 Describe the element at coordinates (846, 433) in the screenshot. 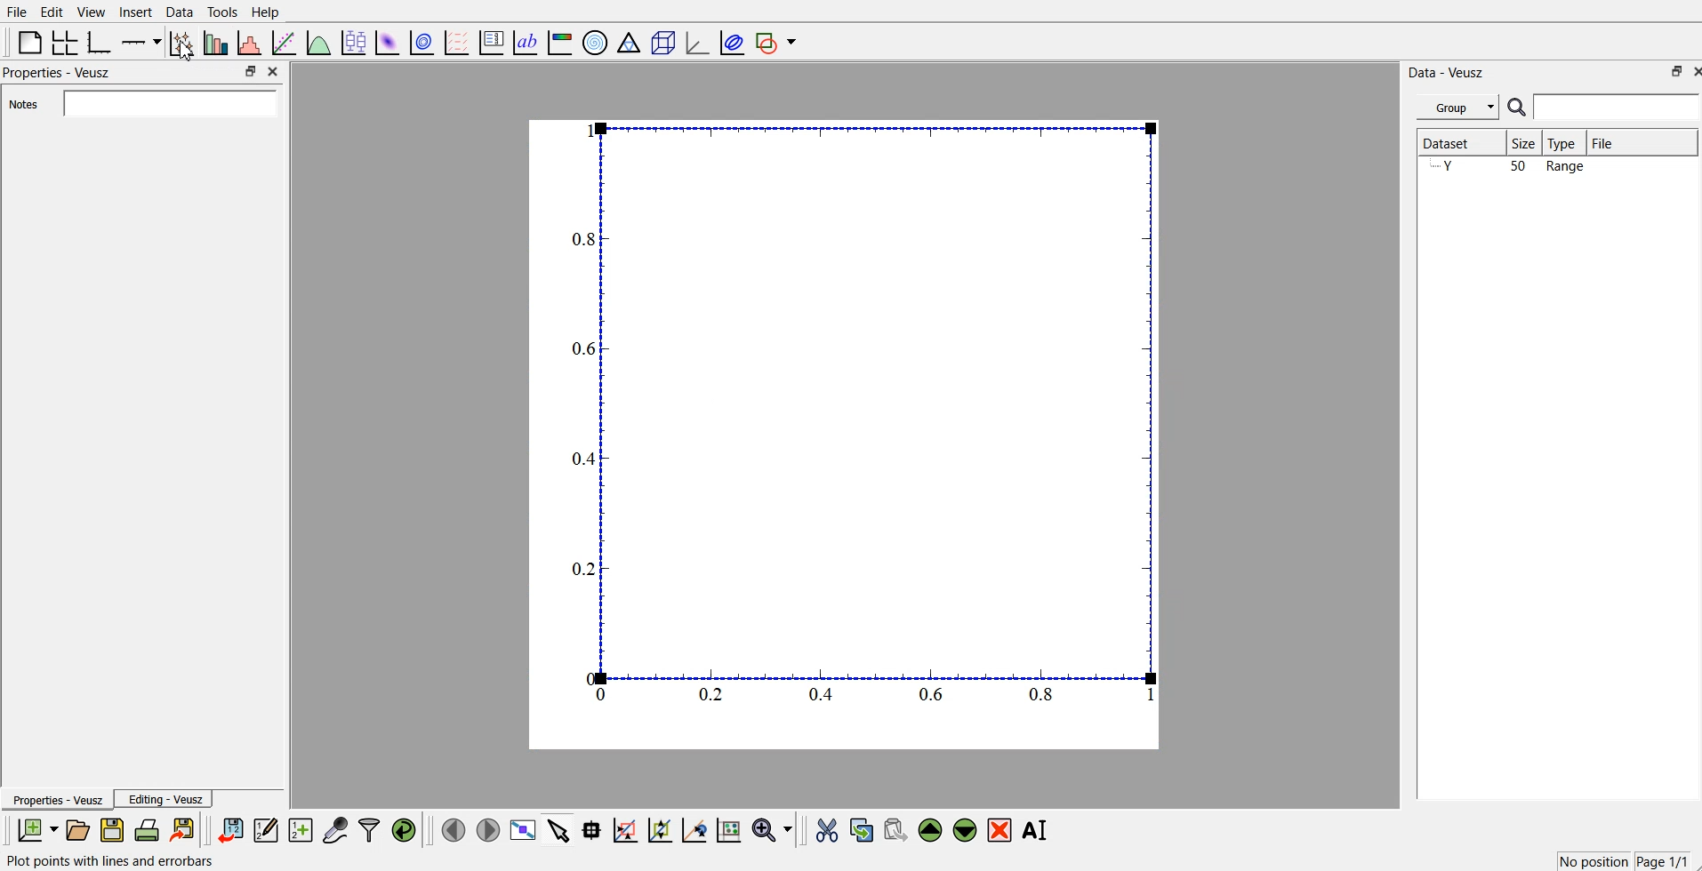

I see `graph chart` at that location.